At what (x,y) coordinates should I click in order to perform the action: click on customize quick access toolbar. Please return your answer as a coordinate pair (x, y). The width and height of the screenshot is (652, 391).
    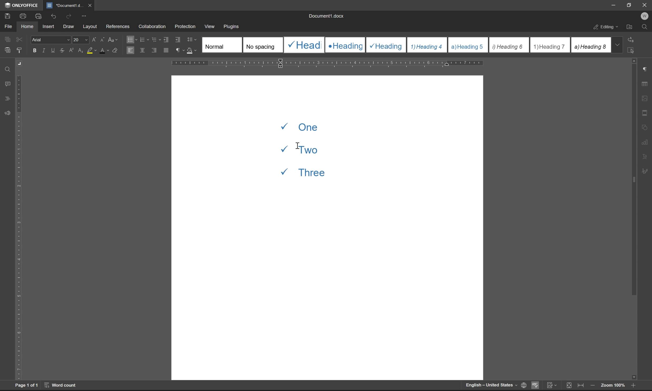
    Looking at the image, I should click on (84, 16).